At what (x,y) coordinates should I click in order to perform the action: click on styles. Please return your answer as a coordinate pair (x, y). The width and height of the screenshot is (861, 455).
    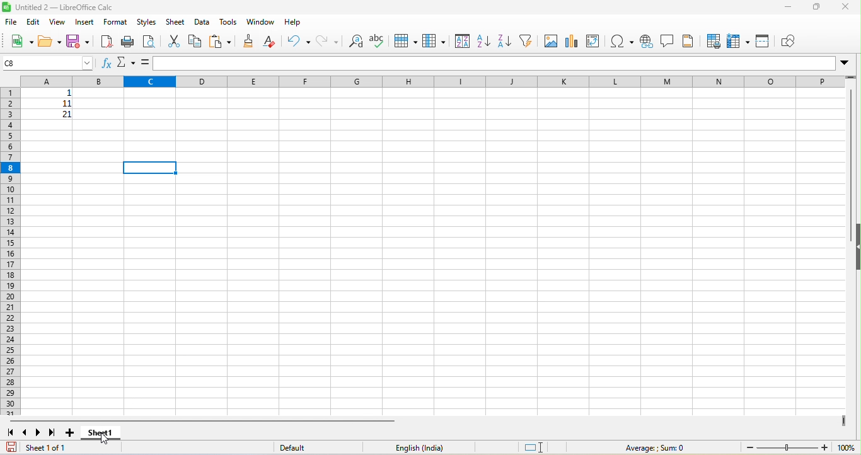
    Looking at the image, I should click on (147, 22).